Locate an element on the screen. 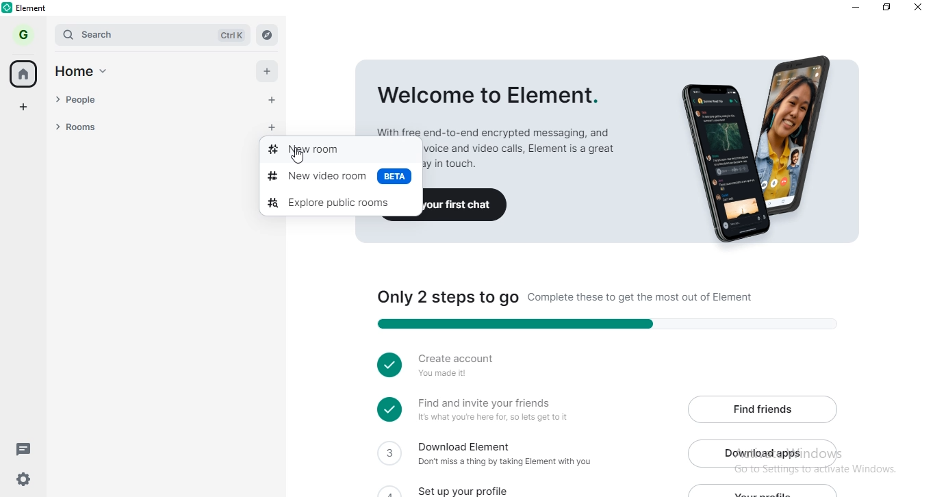  search  is located at coordinates (152, 35).